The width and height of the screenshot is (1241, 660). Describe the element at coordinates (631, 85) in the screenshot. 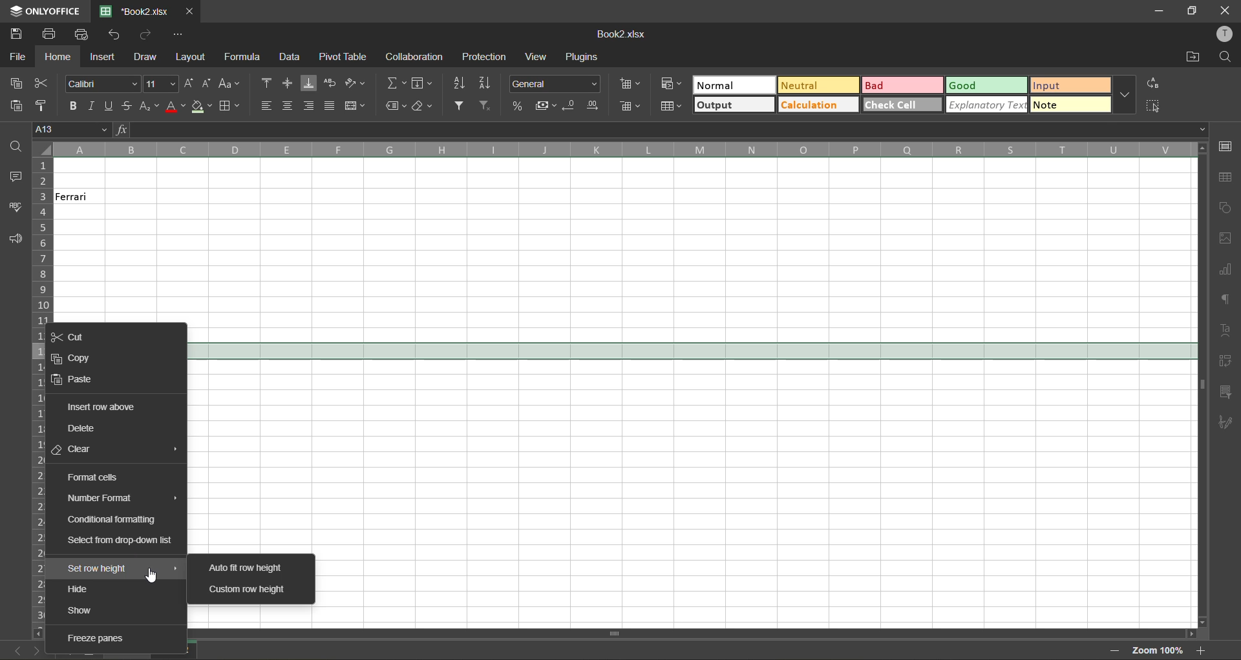

I see `insert cells` at that location.